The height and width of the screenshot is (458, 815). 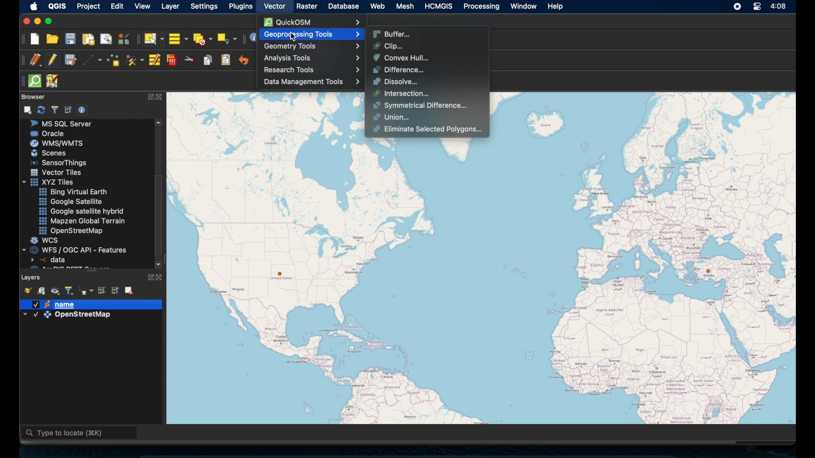 What do you see at coordinates (70, 40) in the screenshot?
I see `save project` at bounding box center [70, 40].